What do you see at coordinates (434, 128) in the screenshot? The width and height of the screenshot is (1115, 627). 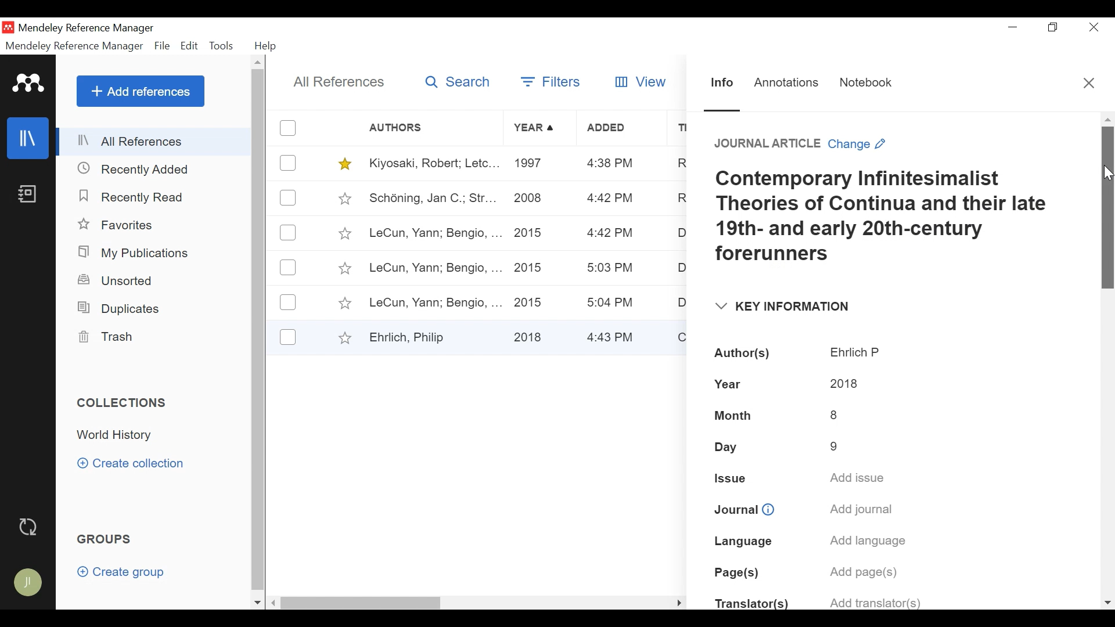 I see `Author ` at bounding box center [434, 128].